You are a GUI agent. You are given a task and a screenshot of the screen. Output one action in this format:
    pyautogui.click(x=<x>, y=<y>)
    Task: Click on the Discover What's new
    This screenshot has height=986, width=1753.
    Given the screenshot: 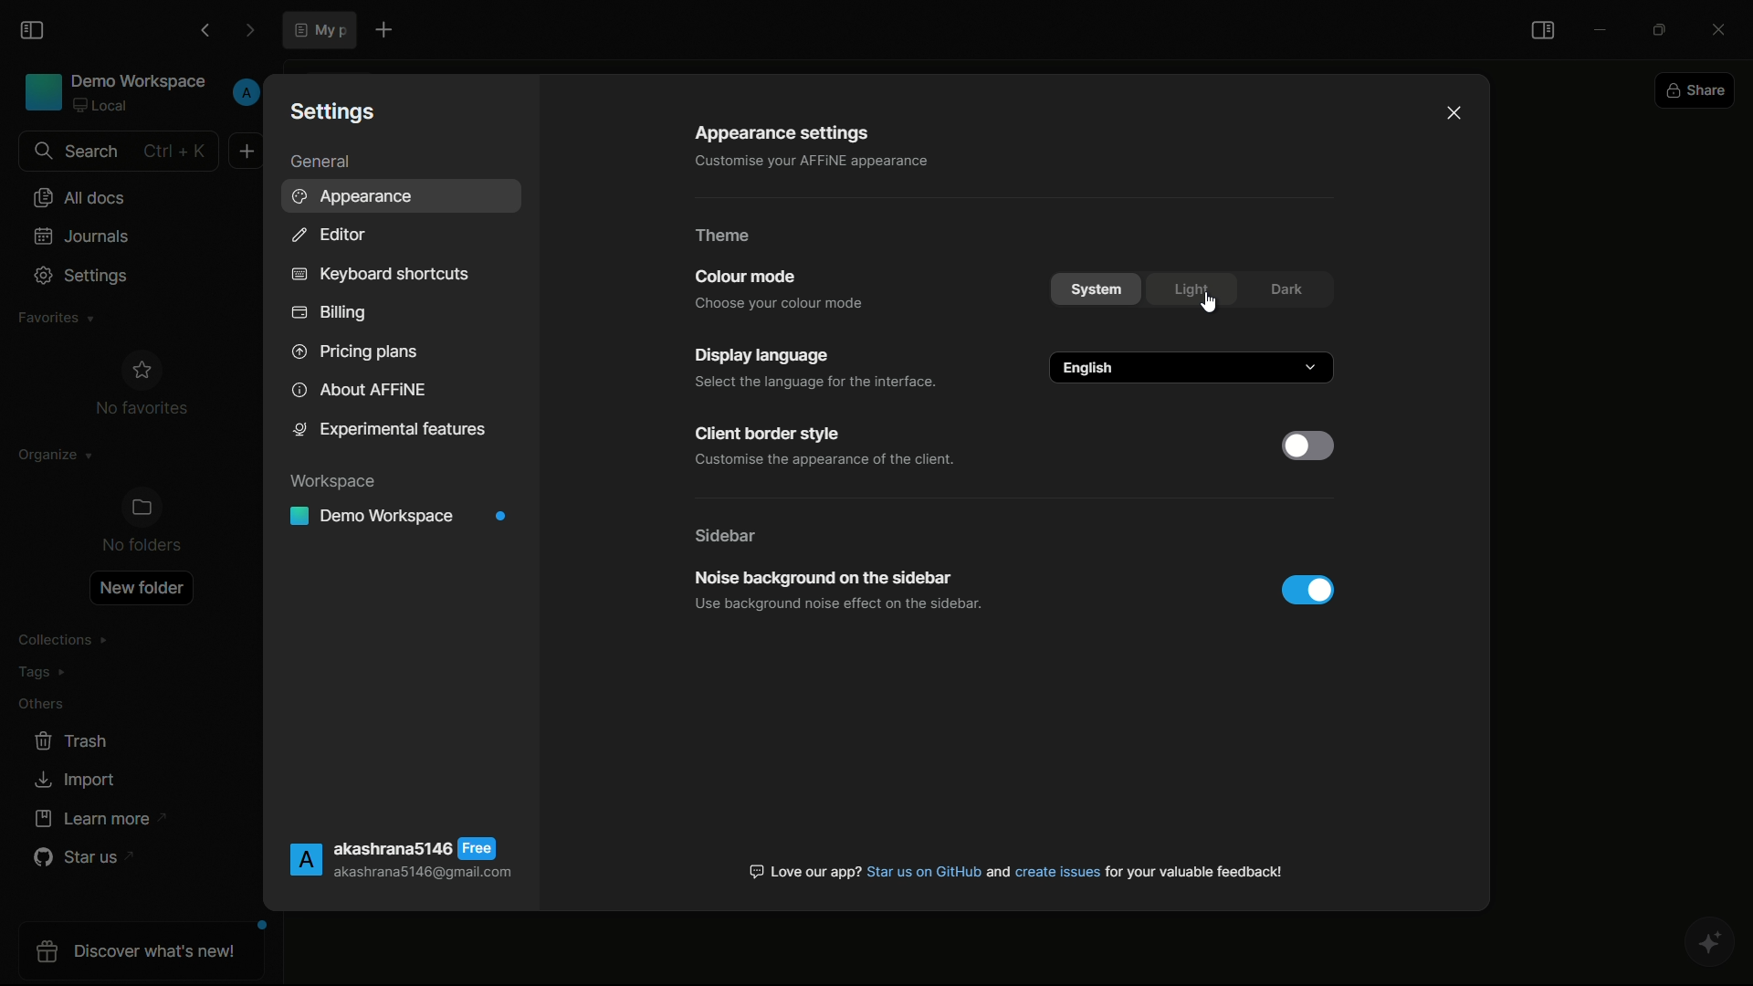 What is the action you would take?
    pyautogui.click(x=145, y=954)
    